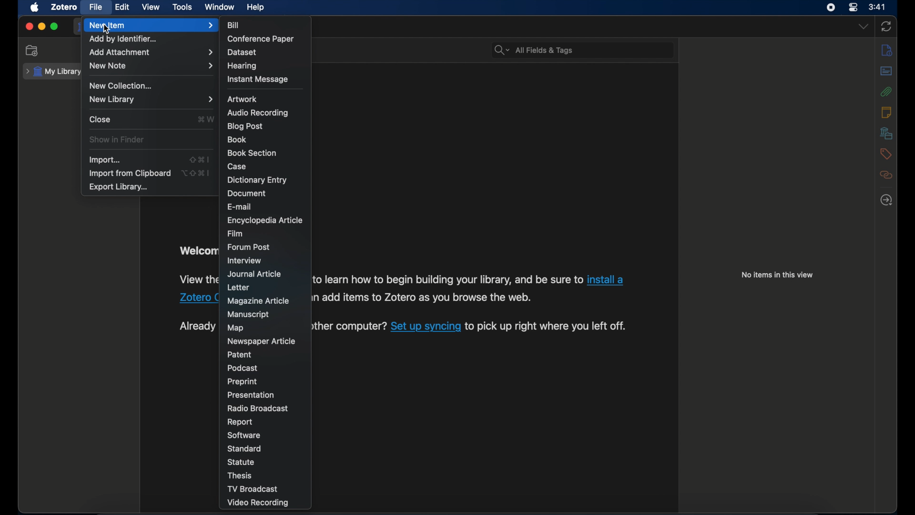 The image size is (915, 515). What do you see at coordinates (265, 220) in the screenshot?
I see `encyclopedia article` at bounding box center [265, 220].